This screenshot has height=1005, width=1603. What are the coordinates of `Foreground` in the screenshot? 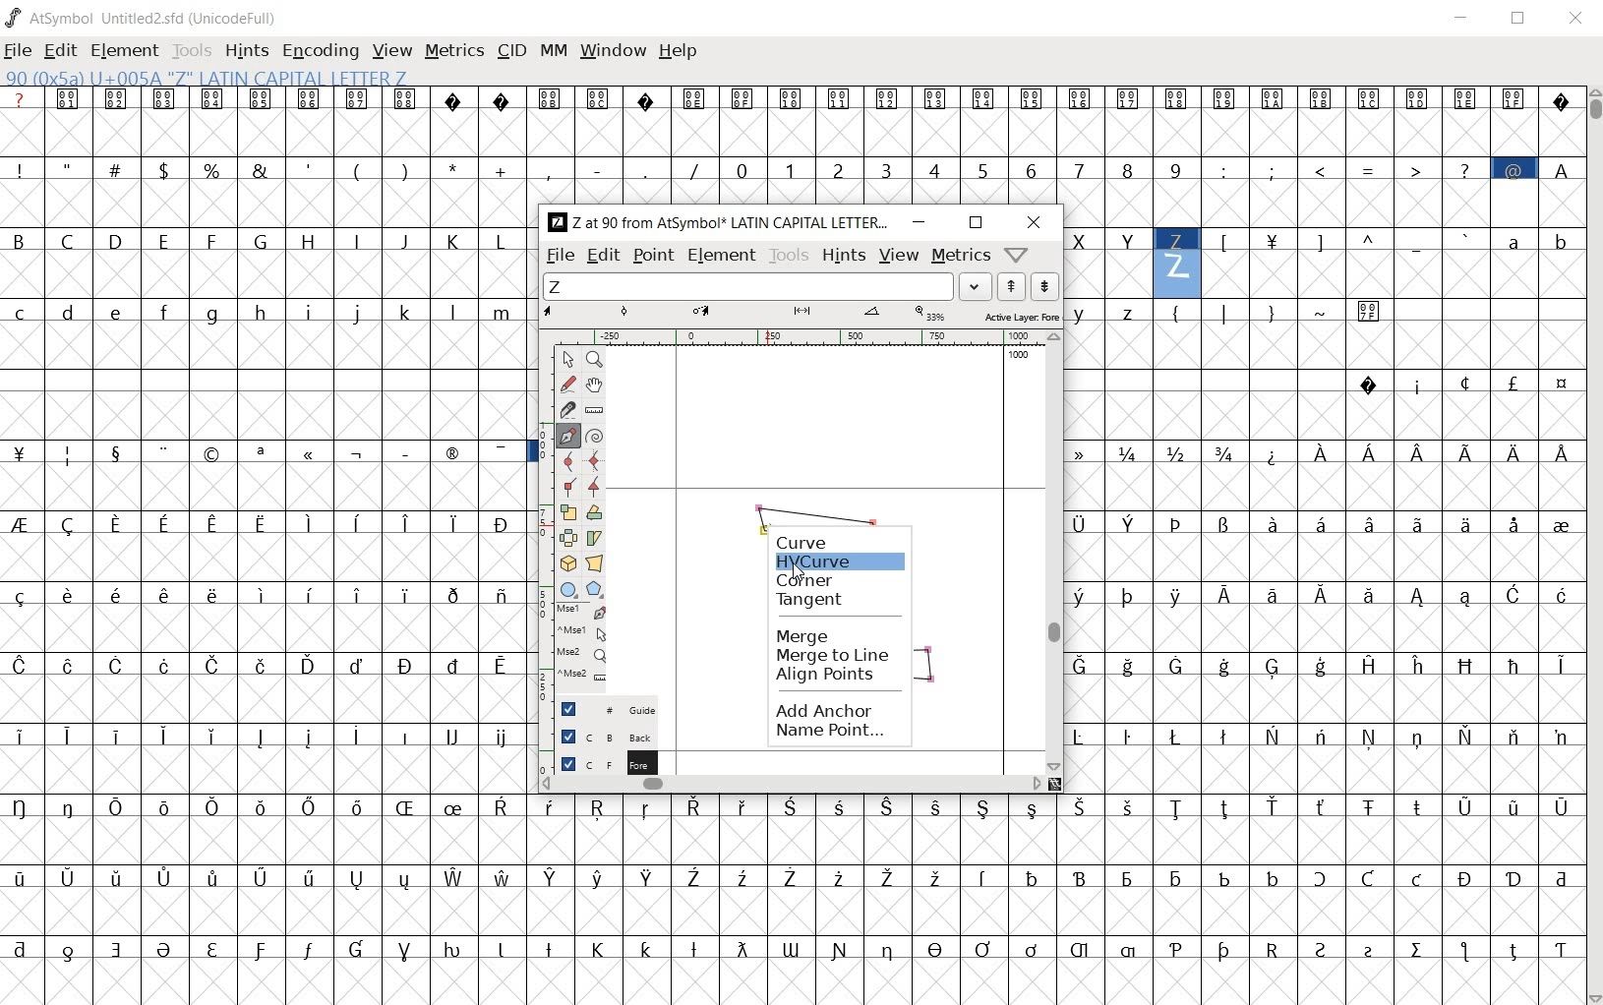 It's located at (600, 762).